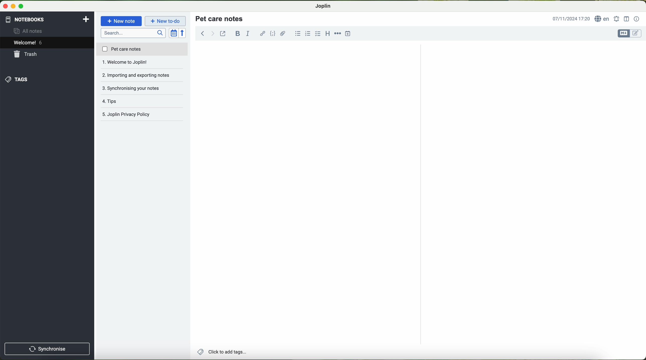  What do you see at coordinates (47, 349) in the screenshot?
I see `synchronise button` at bounding box center [47, 349].